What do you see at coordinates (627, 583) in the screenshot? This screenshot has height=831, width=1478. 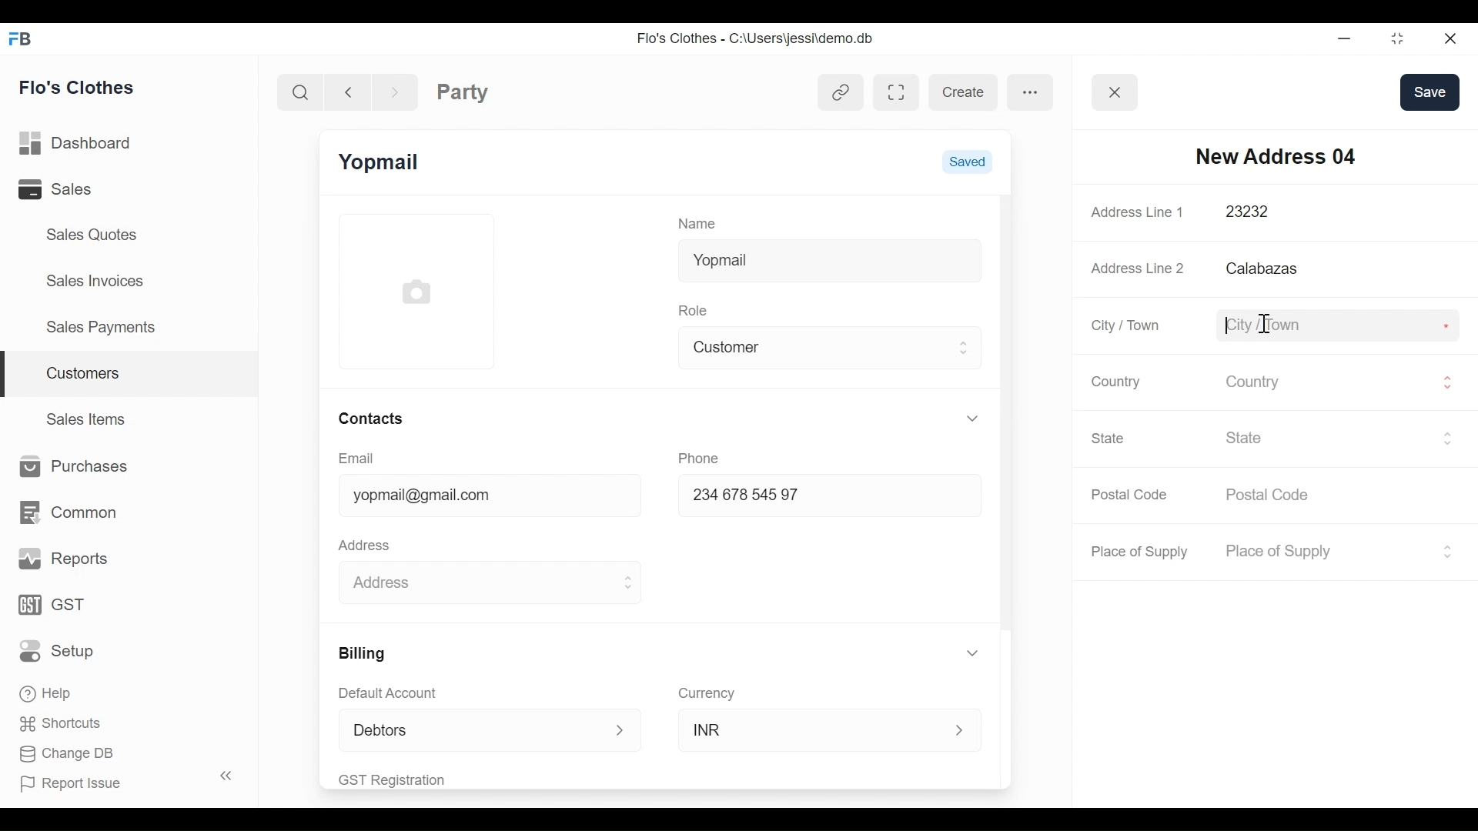 I see `Expand` at bounding box center [627, 583].